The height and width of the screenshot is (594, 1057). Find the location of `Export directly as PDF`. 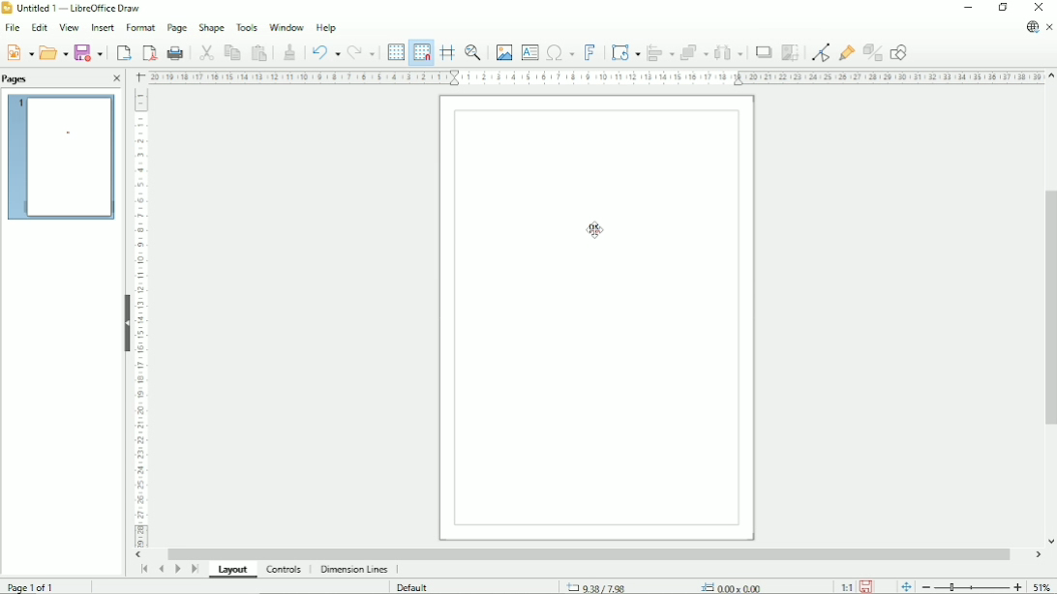

Export directly as PDF is located at coordinates (147, 52).